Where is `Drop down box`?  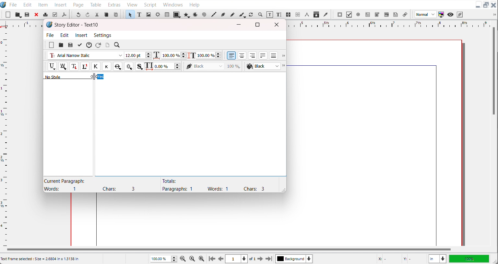
Drop down box is located at coordinates (284, 66).